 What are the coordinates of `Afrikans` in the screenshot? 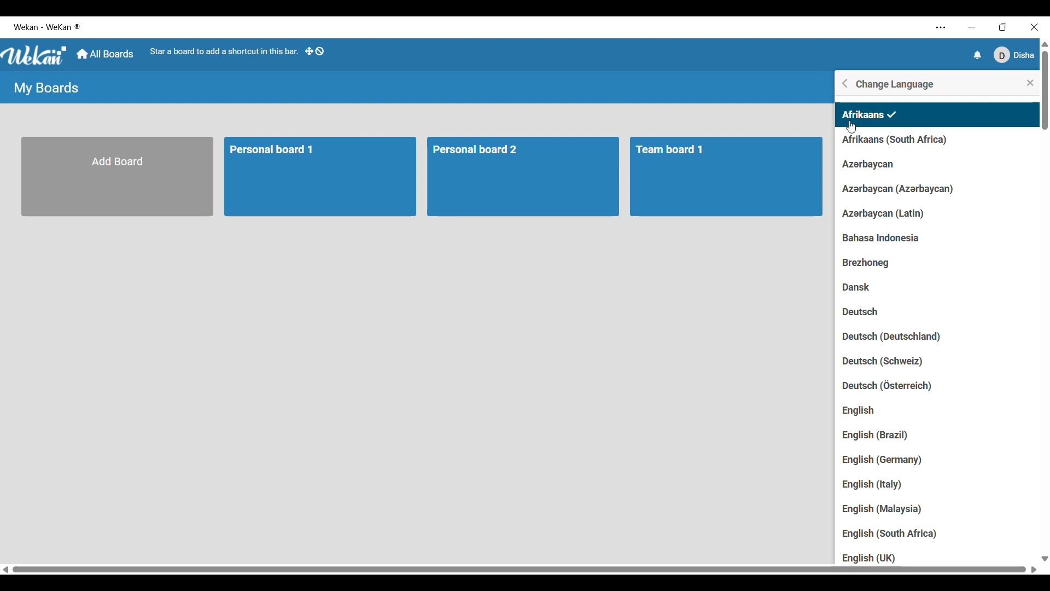 It's located at (862, 113).